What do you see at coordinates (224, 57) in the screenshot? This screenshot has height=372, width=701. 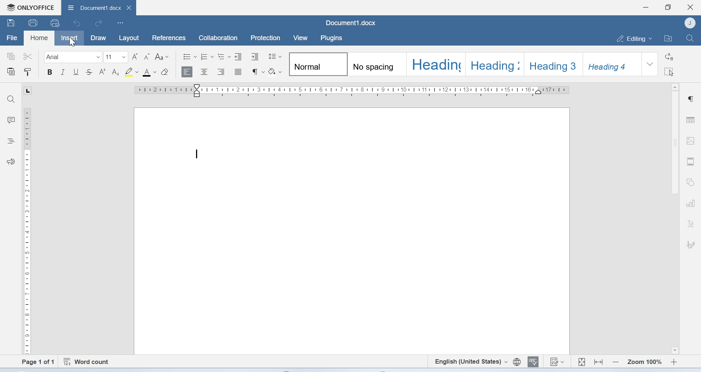 I see `Multilevel list` at bounding box center [224, 57].